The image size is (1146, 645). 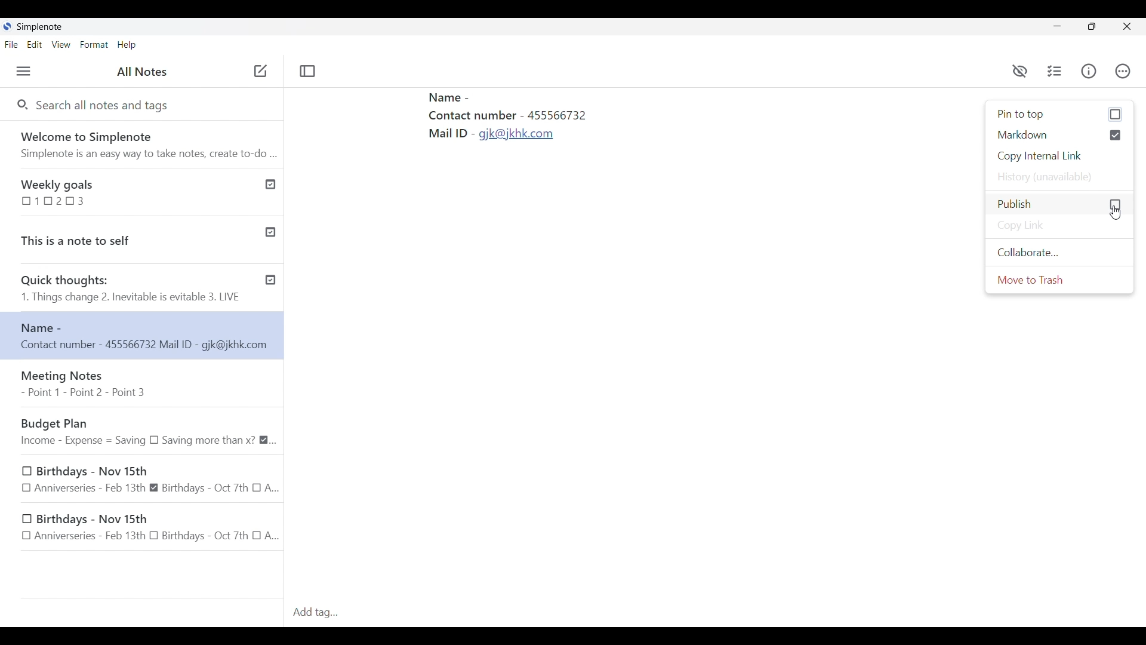 What do you see at coordinates (1059, 204) in the screenshot?
I see `Click to publish` at bounding box center [1059, 204].